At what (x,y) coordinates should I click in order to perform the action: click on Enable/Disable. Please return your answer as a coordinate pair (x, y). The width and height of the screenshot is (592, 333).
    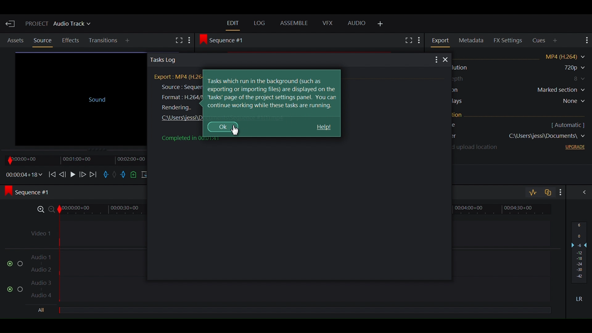
    Looking at the image, I should click on (15, 288).